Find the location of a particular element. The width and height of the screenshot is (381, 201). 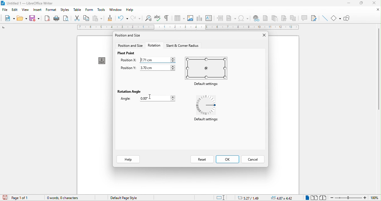

close is located at coordinates (377, 10).